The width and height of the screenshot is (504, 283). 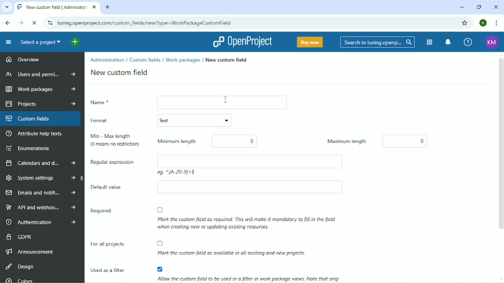 I want to click on Maximum length, so click(x=345, y=141).